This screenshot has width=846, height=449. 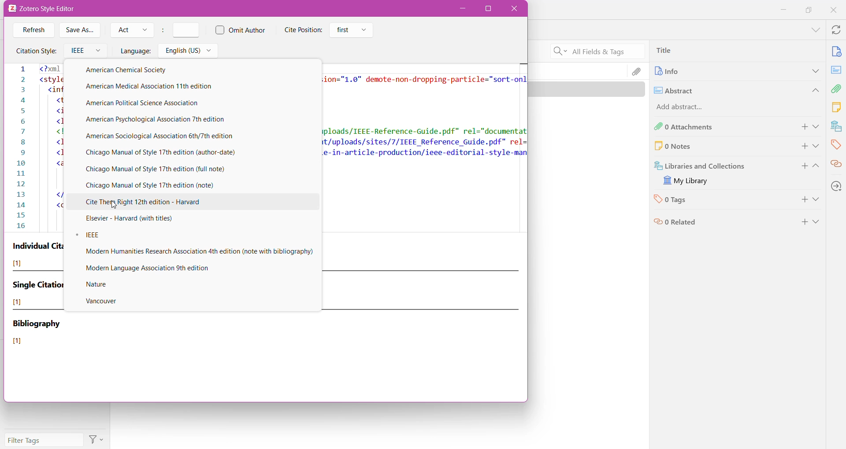 I want to click on Chicago Manual of Style 17th edition (full note), so click(x=163, y=169).